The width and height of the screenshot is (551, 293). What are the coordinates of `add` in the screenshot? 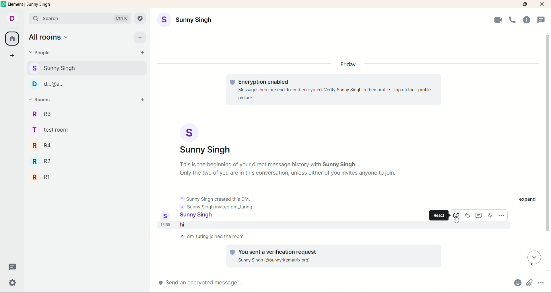 It's located at (140, 38).